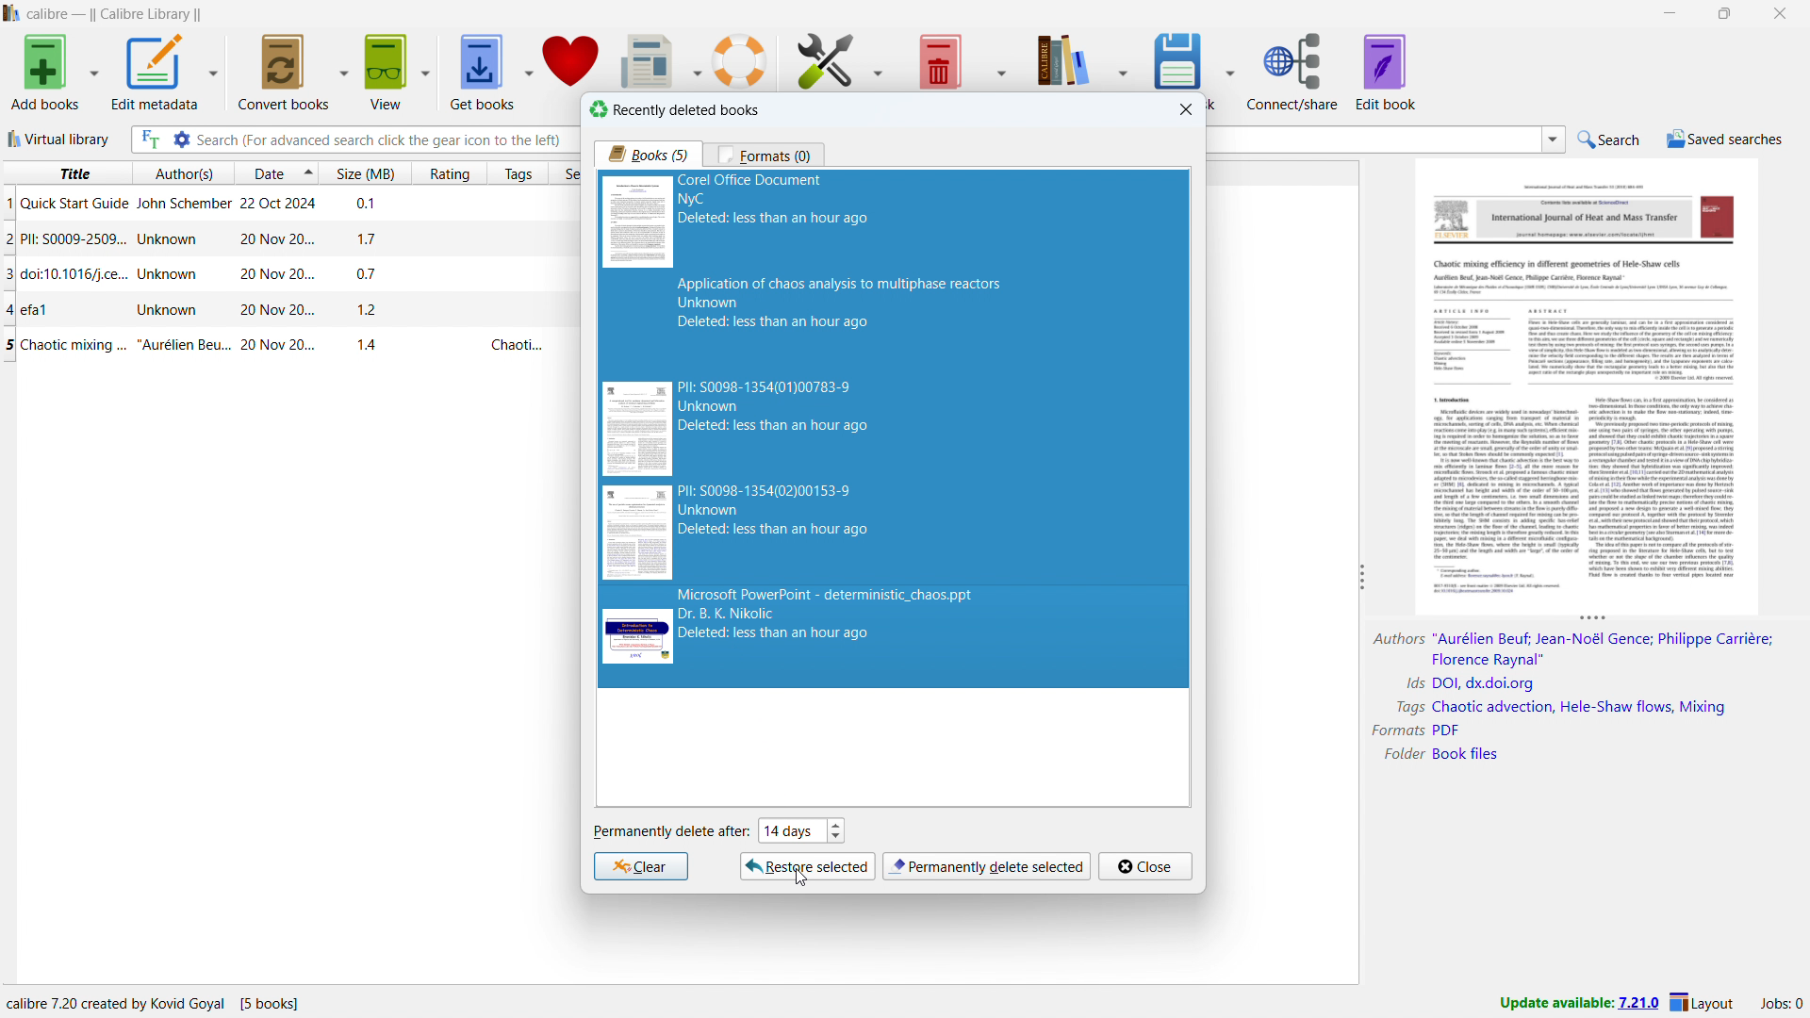 This screenshot has height=1018, width=1810. What do you see at coordinates (938, 59) in the screenshot?
I see `remove books` at bounding box center [938, 59].